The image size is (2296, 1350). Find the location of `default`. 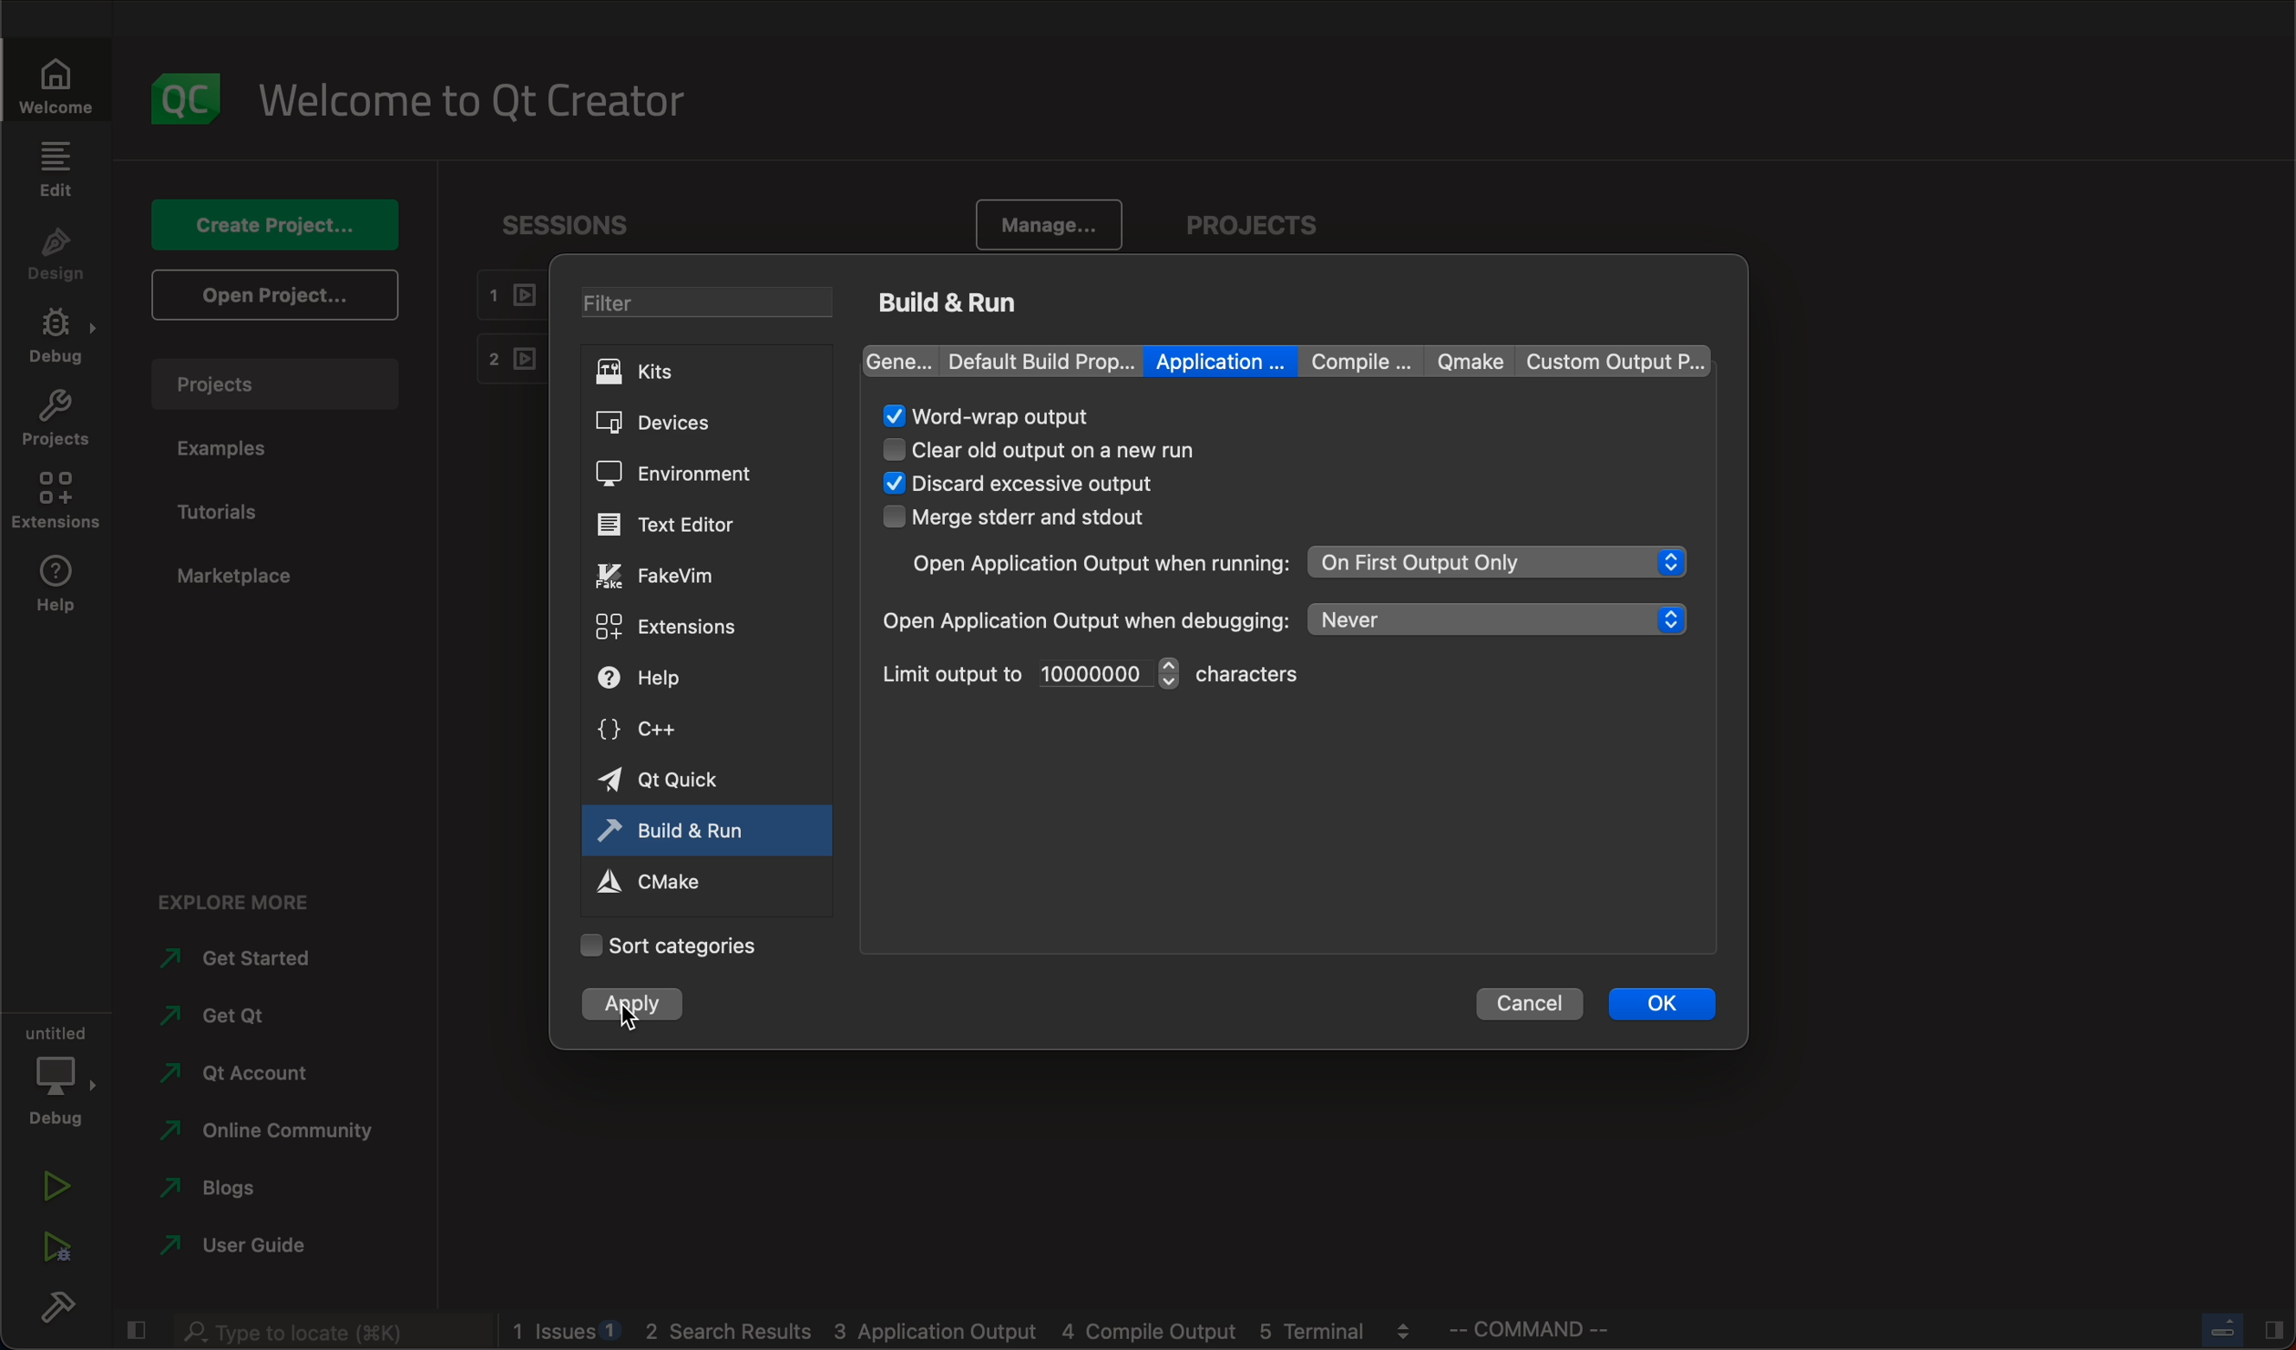

default is located at coordinates (1042, 359).